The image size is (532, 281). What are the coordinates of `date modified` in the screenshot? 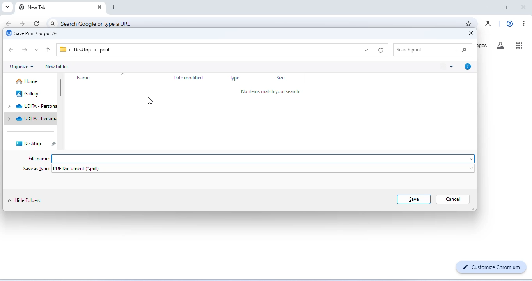 It's located at (189, 77).